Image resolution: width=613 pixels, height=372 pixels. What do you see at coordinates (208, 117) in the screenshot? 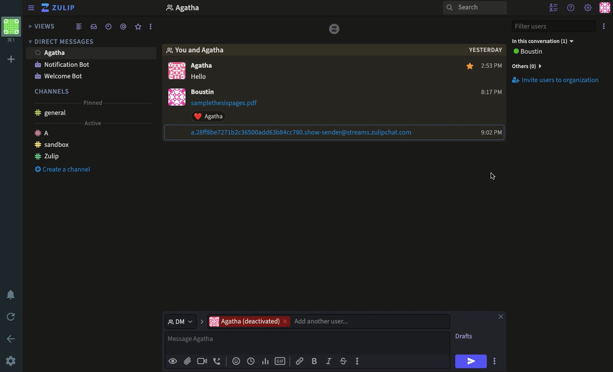
I see `Reaction` at bounding box center [208, 117].